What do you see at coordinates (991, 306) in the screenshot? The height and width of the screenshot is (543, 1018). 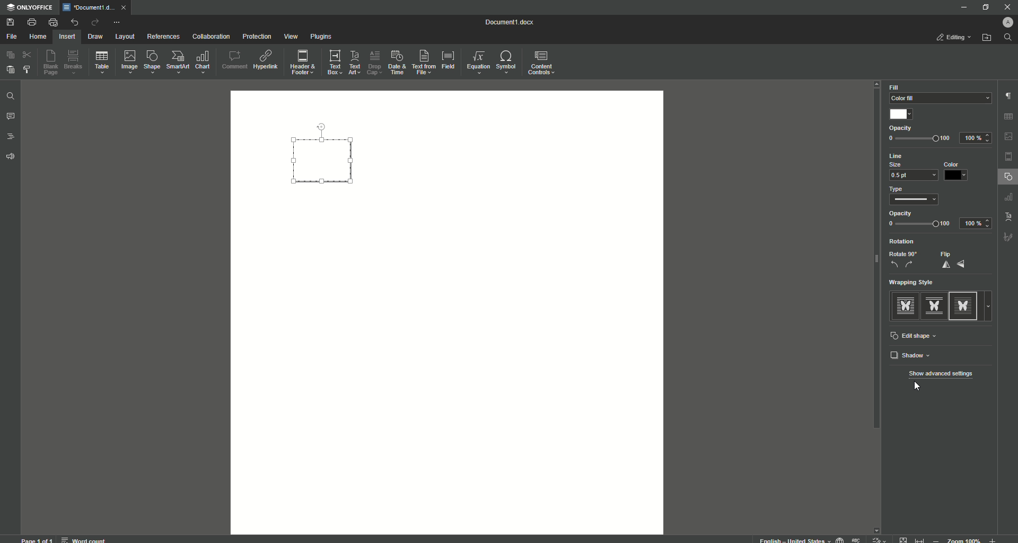 I see `more` at bounding box center [991, 306].